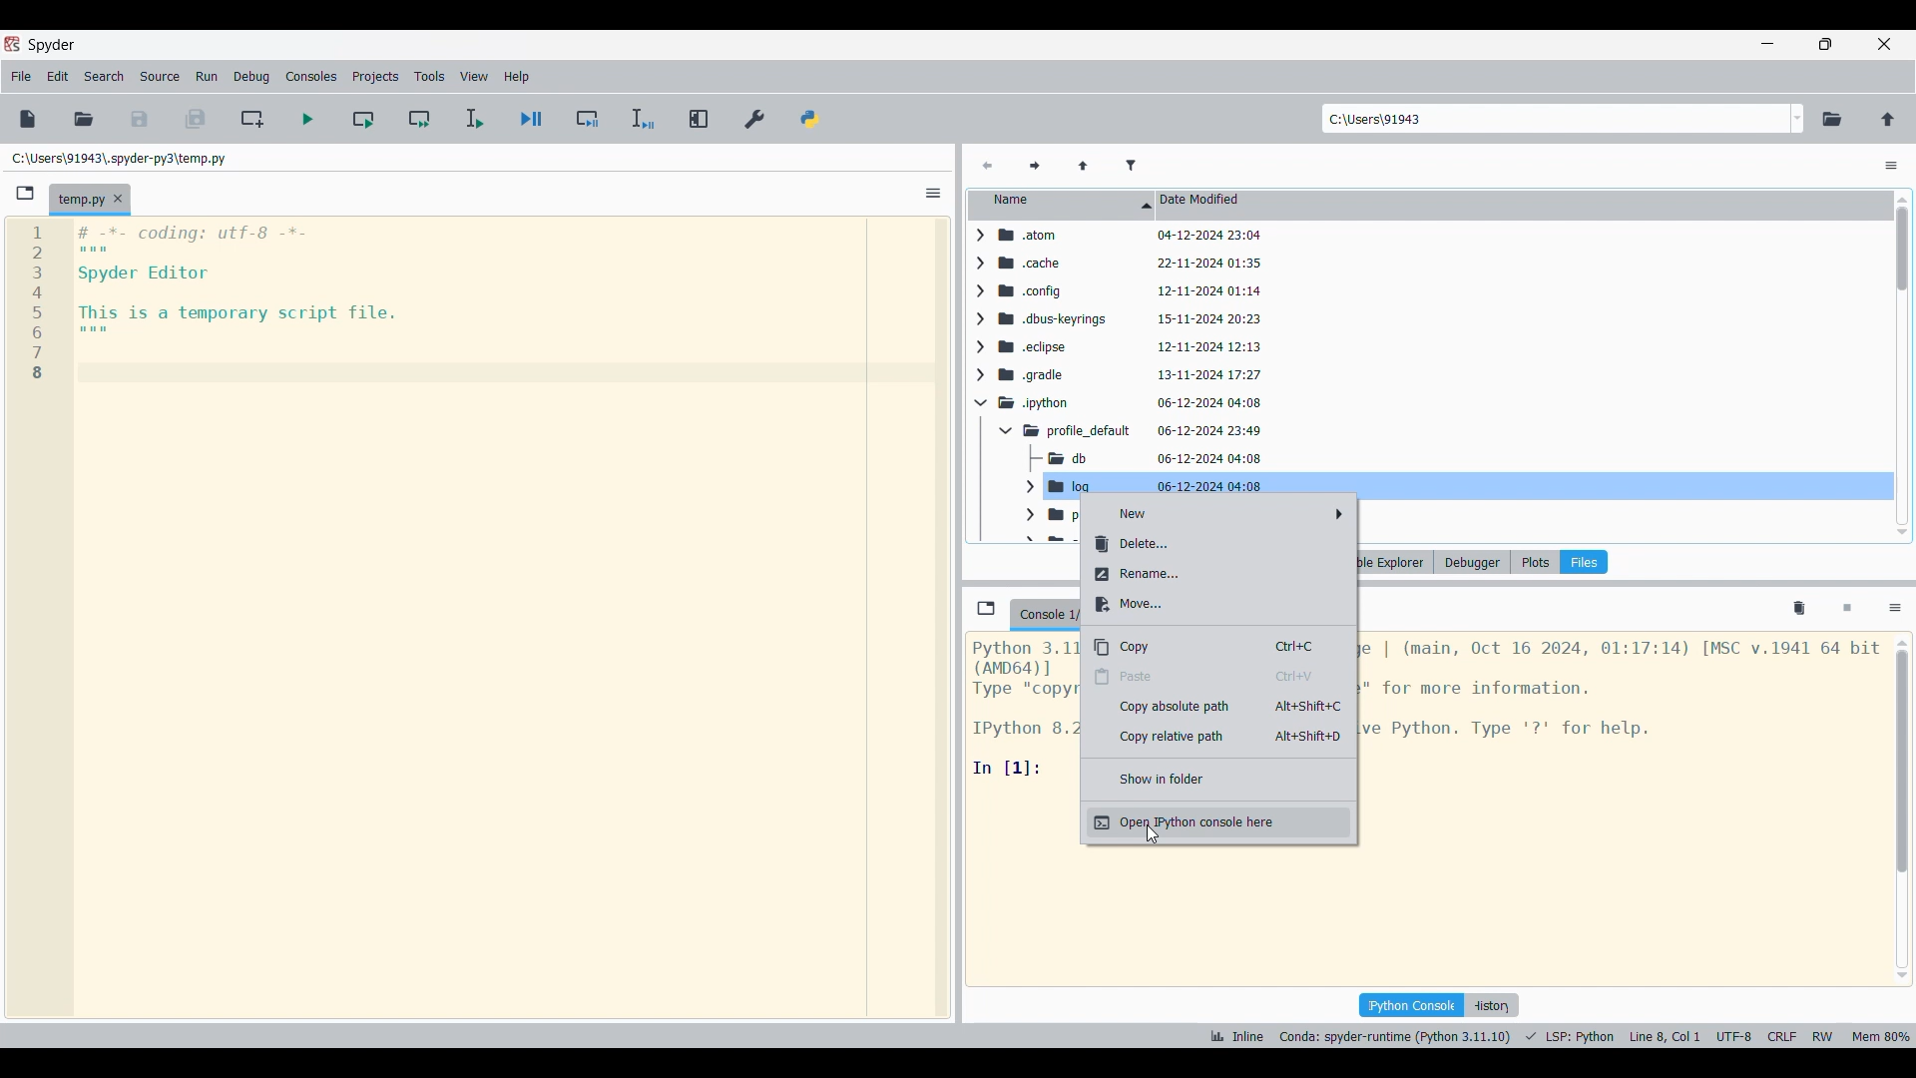 This screenshot has width=1916, height=1078. What do you see at coordinates (532, 119) in the screenshot?
I see `Debug file` at bounding box center [532, 119].